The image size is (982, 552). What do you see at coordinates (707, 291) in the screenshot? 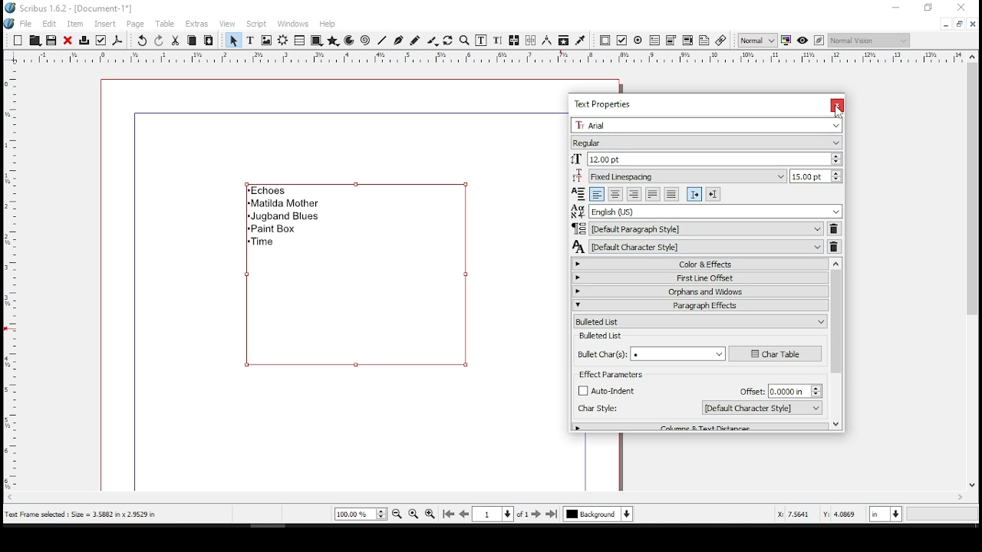
I see `orphans and windows` at bounding box center [707, 291].